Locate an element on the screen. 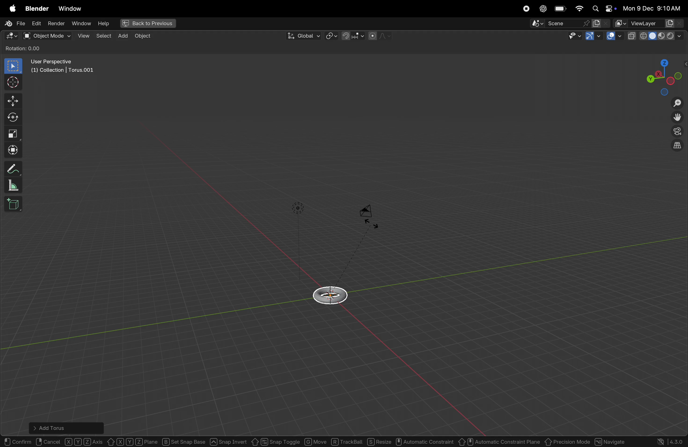  record is located at coordinates (524, 9).